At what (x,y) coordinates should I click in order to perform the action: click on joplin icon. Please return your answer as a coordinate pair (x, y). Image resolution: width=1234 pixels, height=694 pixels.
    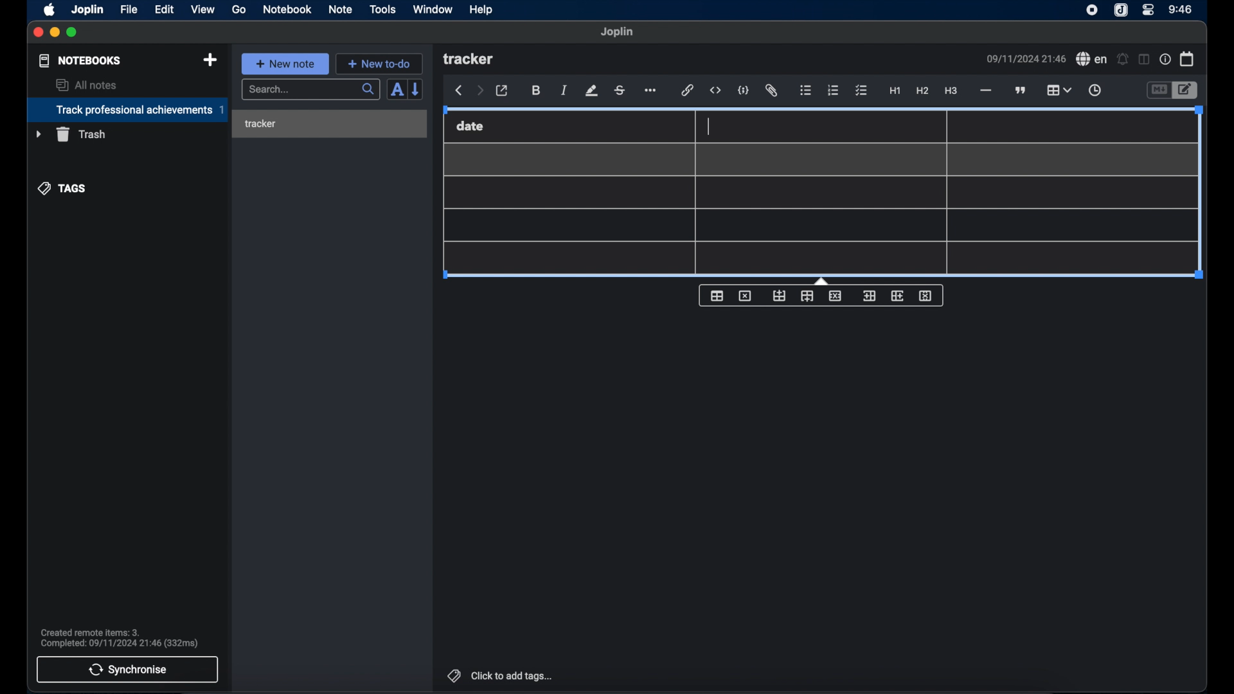
    Looking at the image, I should click on (1092, 11).